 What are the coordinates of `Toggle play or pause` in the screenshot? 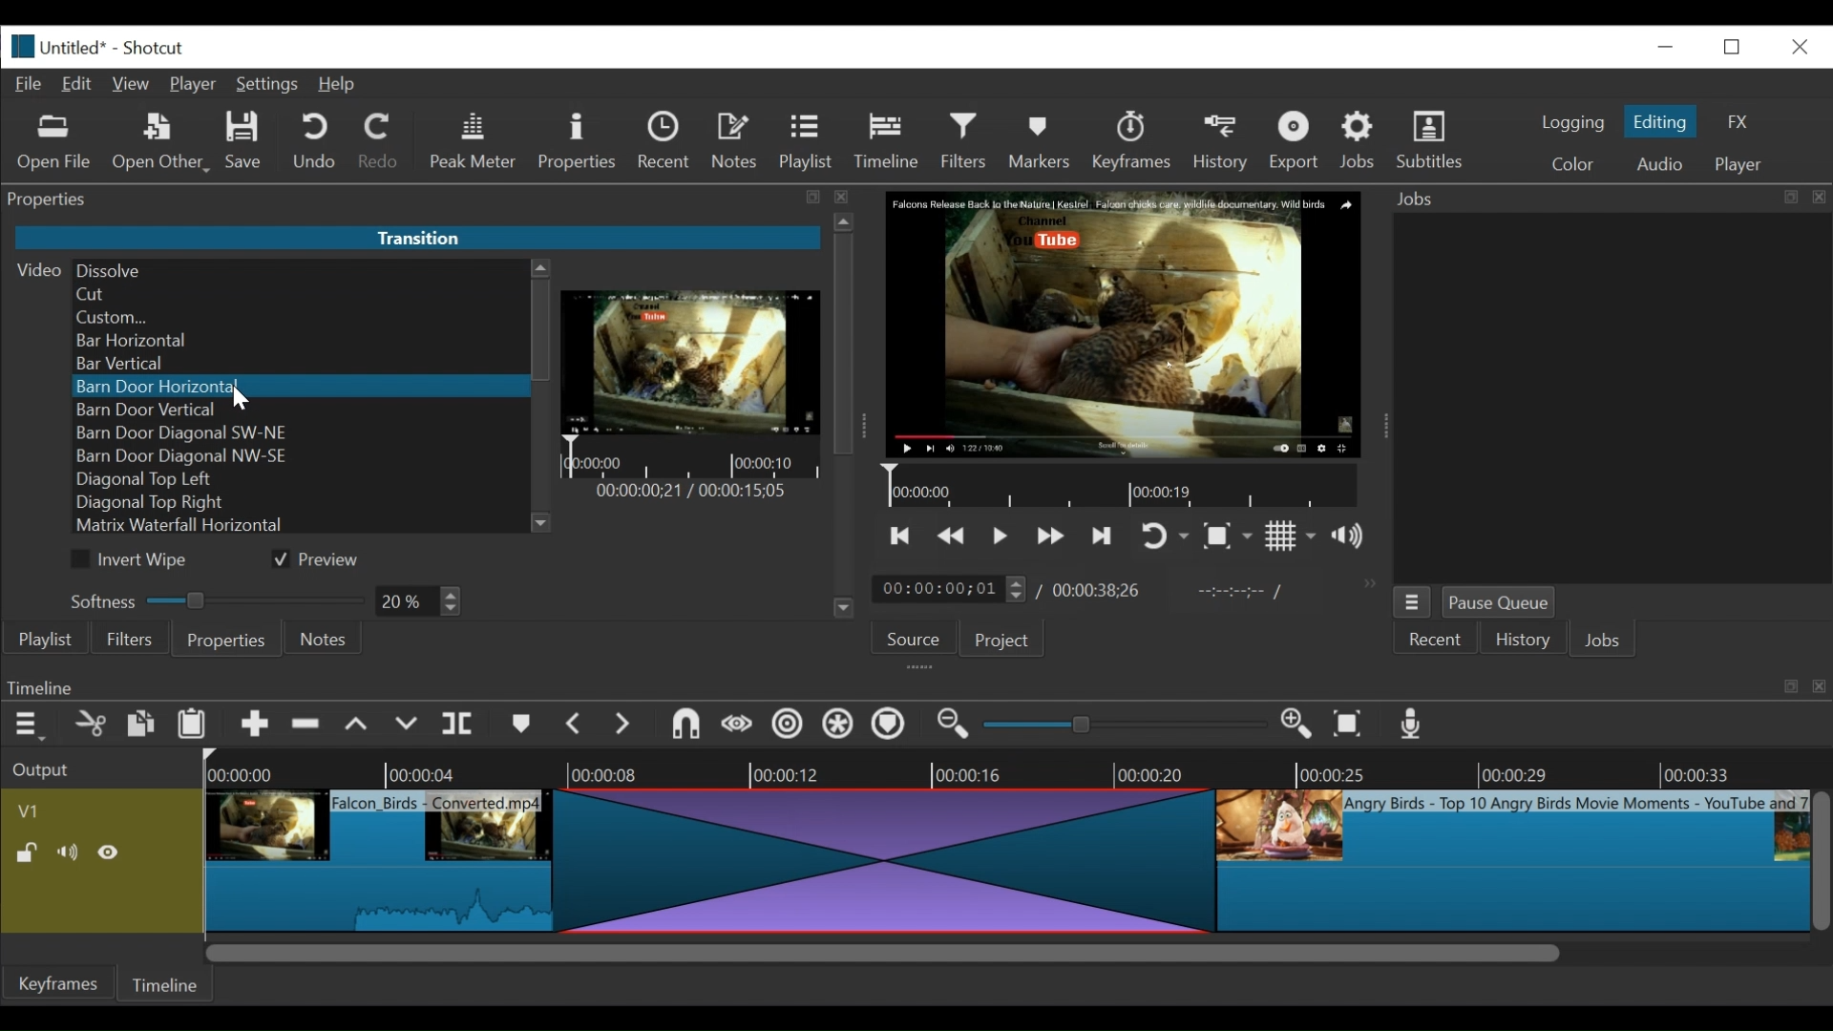 It's located at (1001, 536).